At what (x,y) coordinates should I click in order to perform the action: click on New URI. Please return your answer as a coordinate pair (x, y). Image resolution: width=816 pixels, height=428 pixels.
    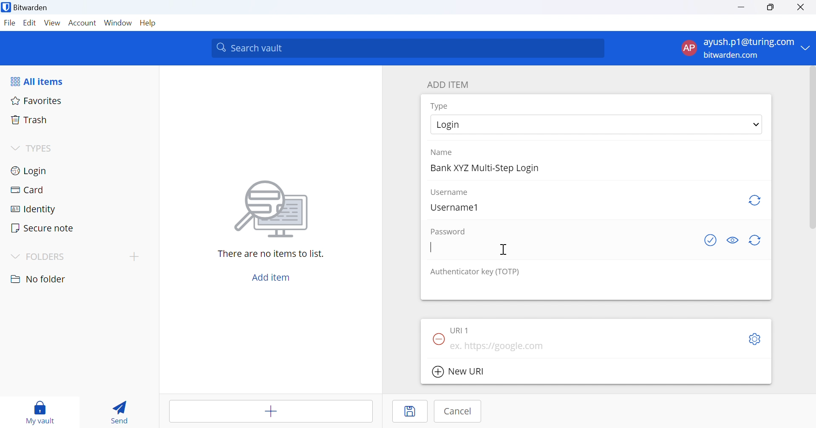
    Looking at the image, I should click on (458, 372).